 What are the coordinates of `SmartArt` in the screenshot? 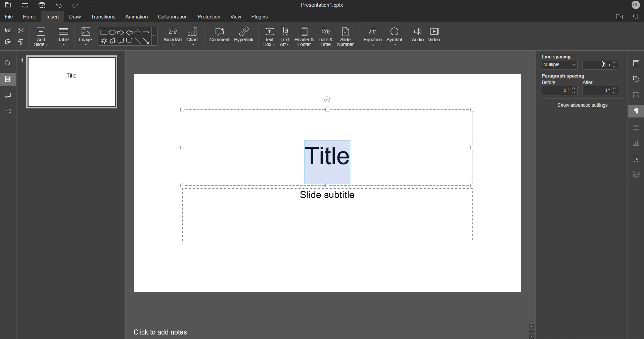 It's located at (173, 37).